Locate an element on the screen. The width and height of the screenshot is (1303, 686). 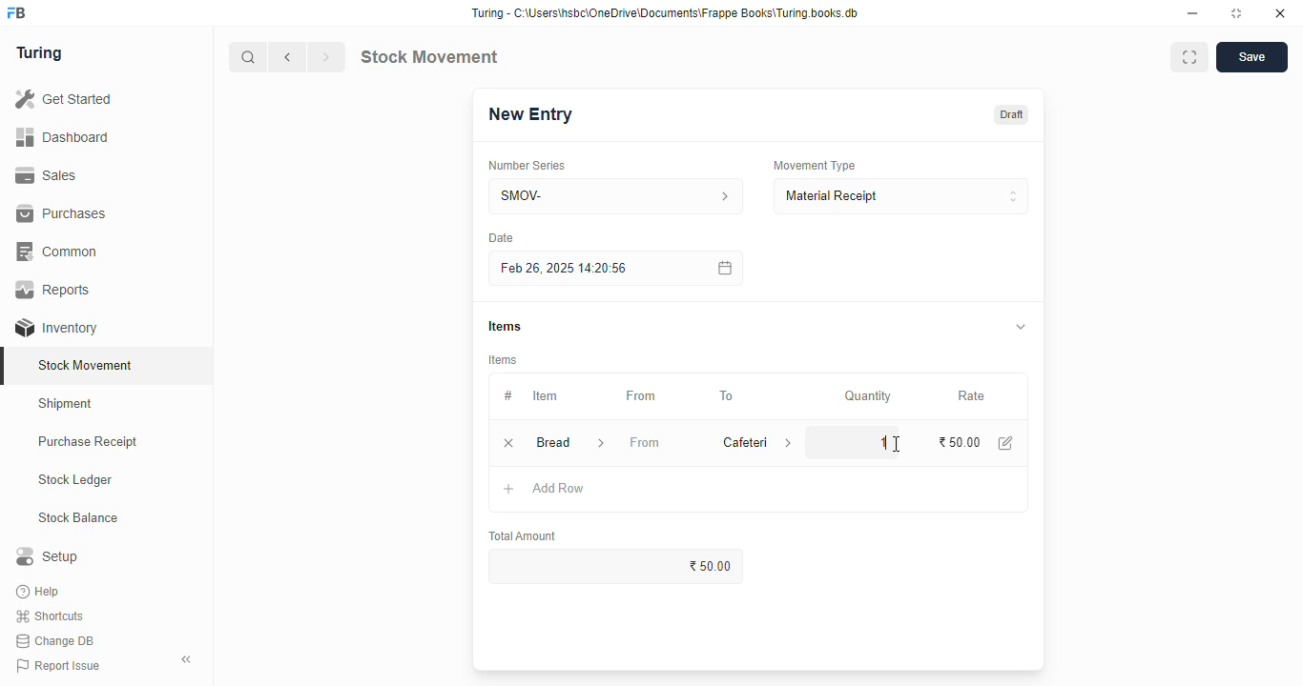
number series is located at coordinates (526, 166).